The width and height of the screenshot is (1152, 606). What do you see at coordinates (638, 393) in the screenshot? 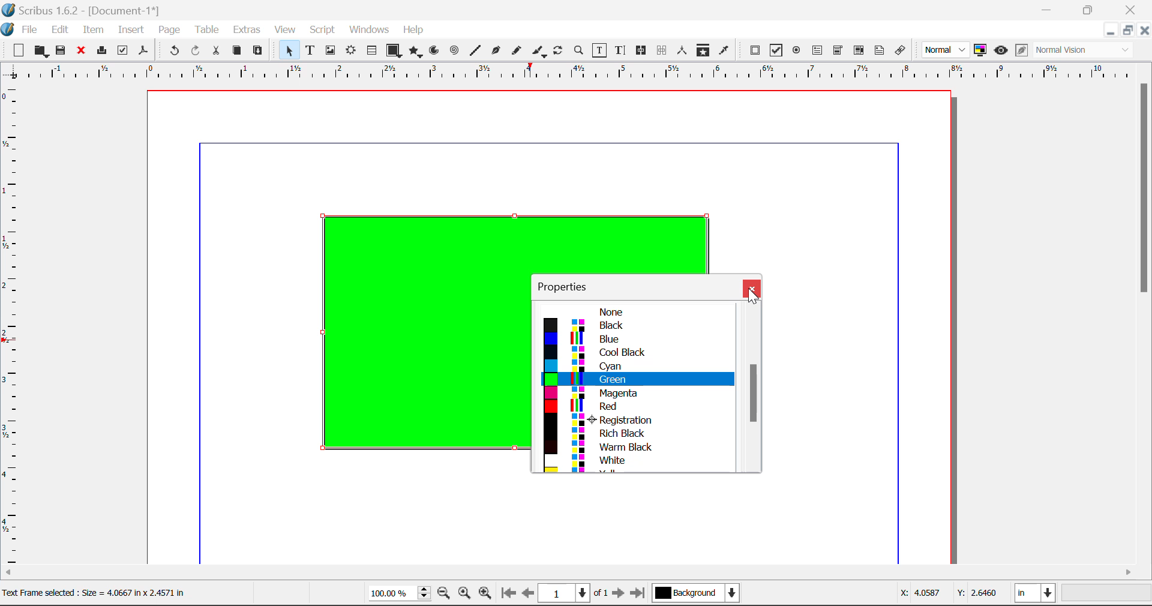
I see `Magenta` at bounding box center [638, 393].